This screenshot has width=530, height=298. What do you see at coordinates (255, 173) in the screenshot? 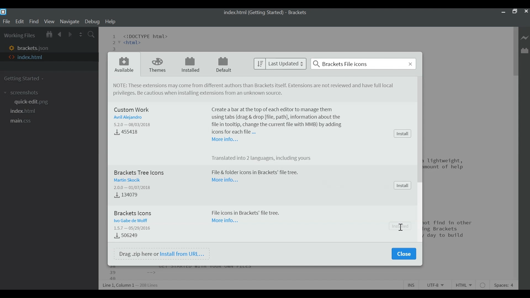
I see `File & Folder icons in Brackets file tree` at bounding box center [255, 173].